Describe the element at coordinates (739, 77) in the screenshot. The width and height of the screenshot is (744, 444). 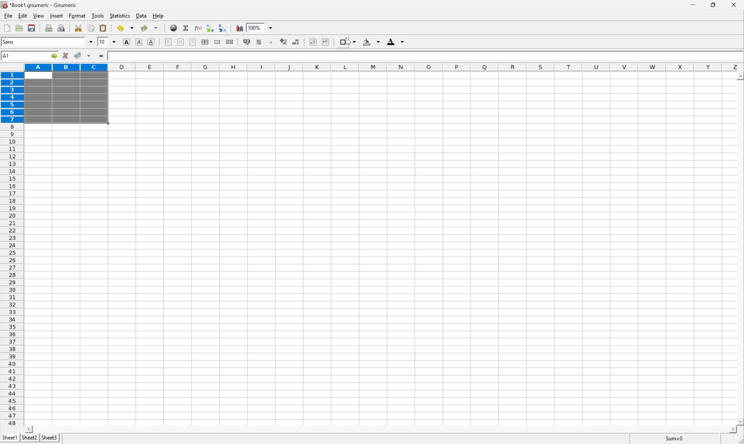
I see `scroll up` at that location.